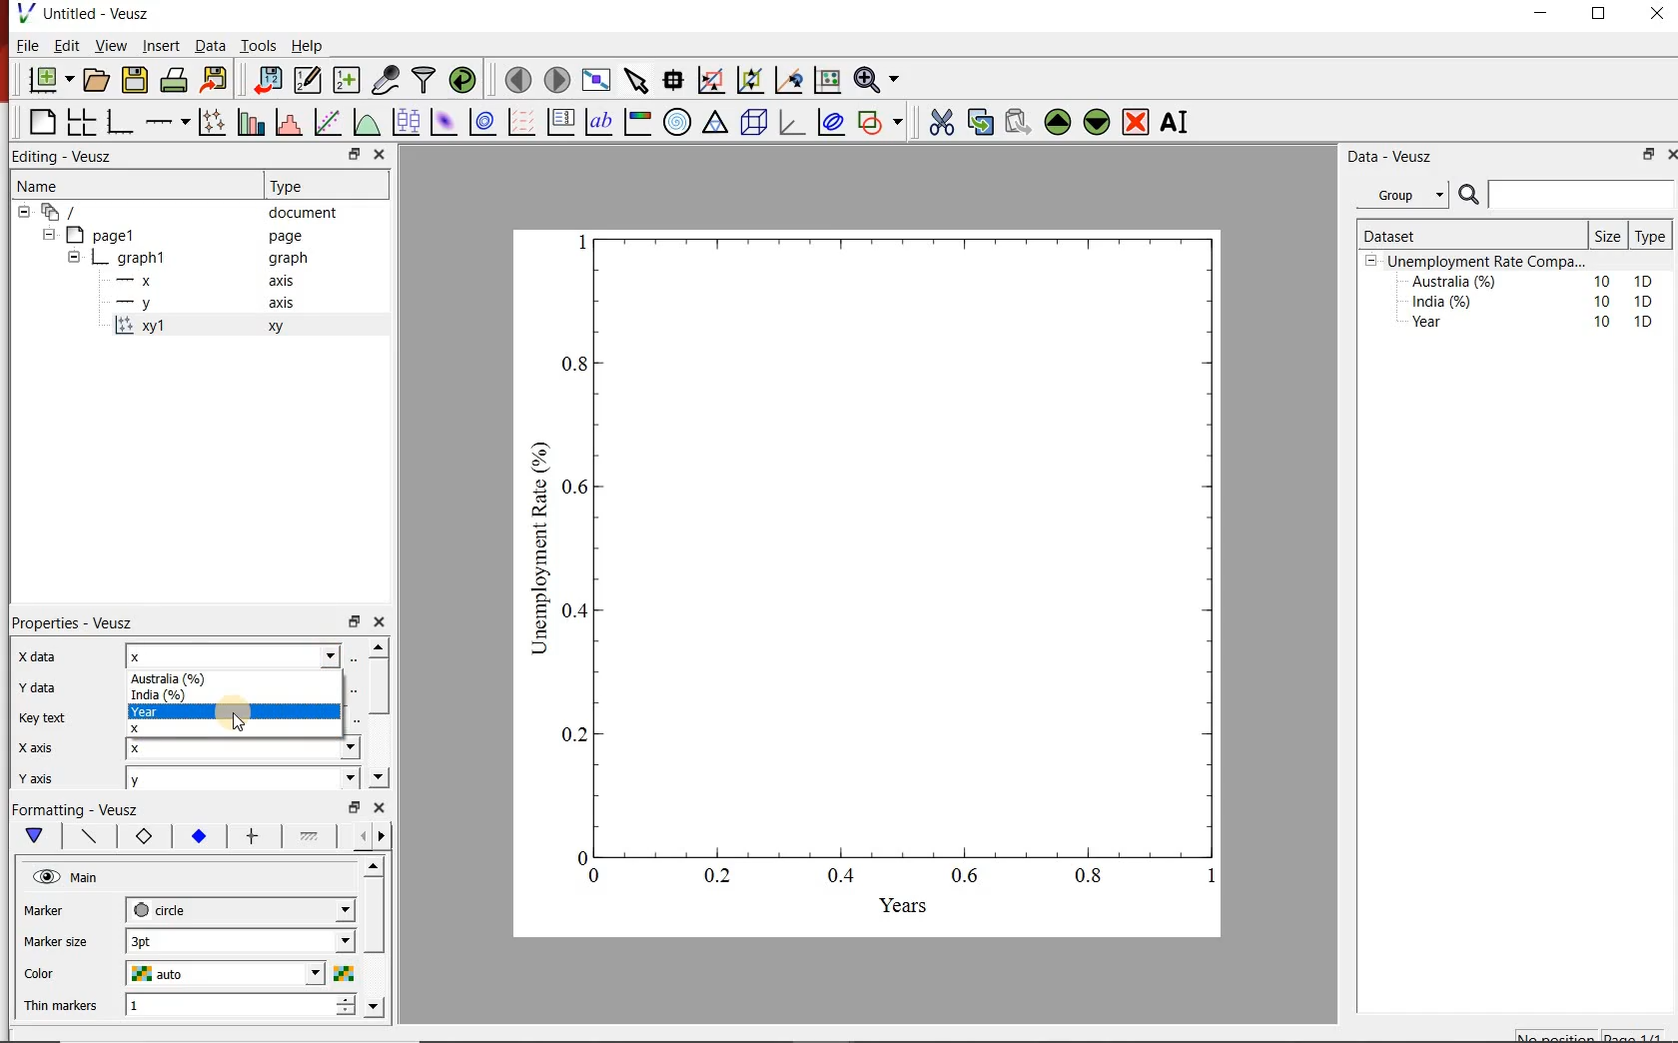 The image size is (1678, 1043). I want to click on blank page, so click(41, 120).